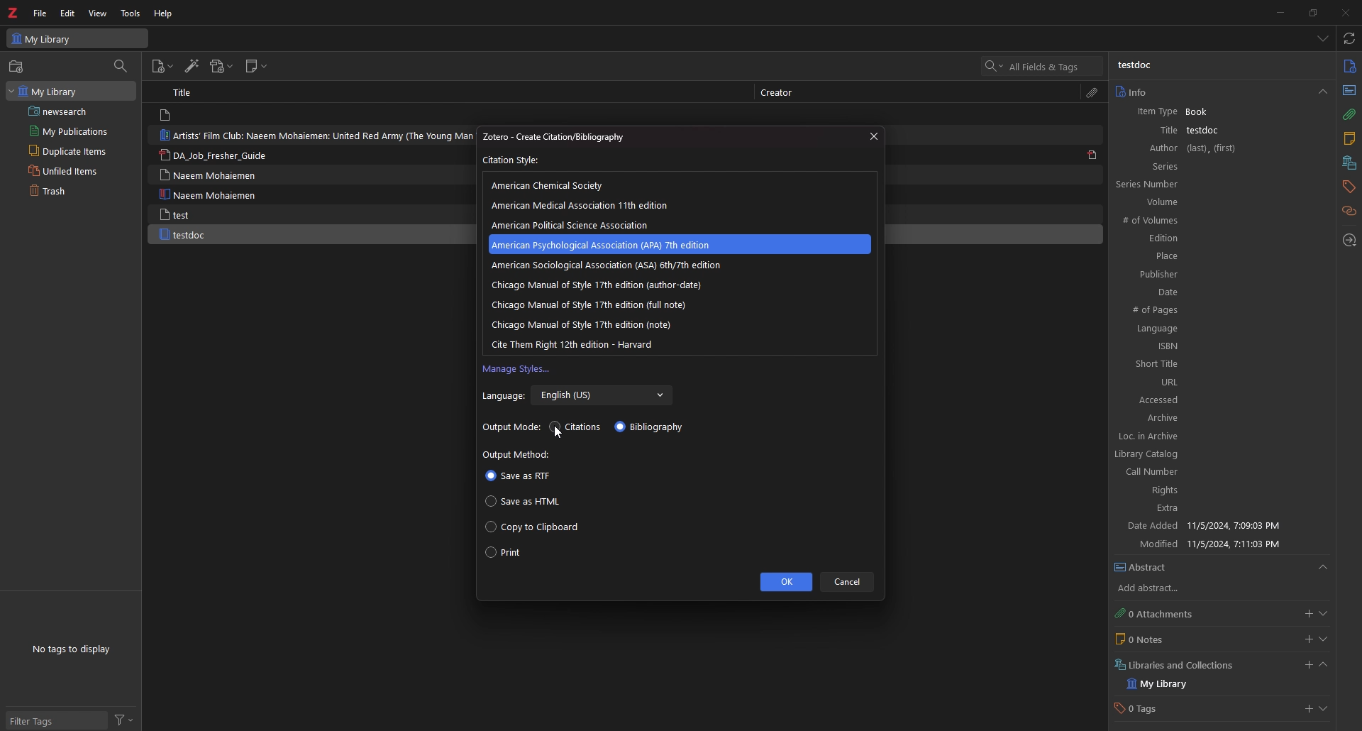 Image resolution: width=1362 pixels, height=731 pixels. What do you see at coordinates (1208, 472) in the screenshot?
I see `Call Number` at bounding box center [1208, 472].